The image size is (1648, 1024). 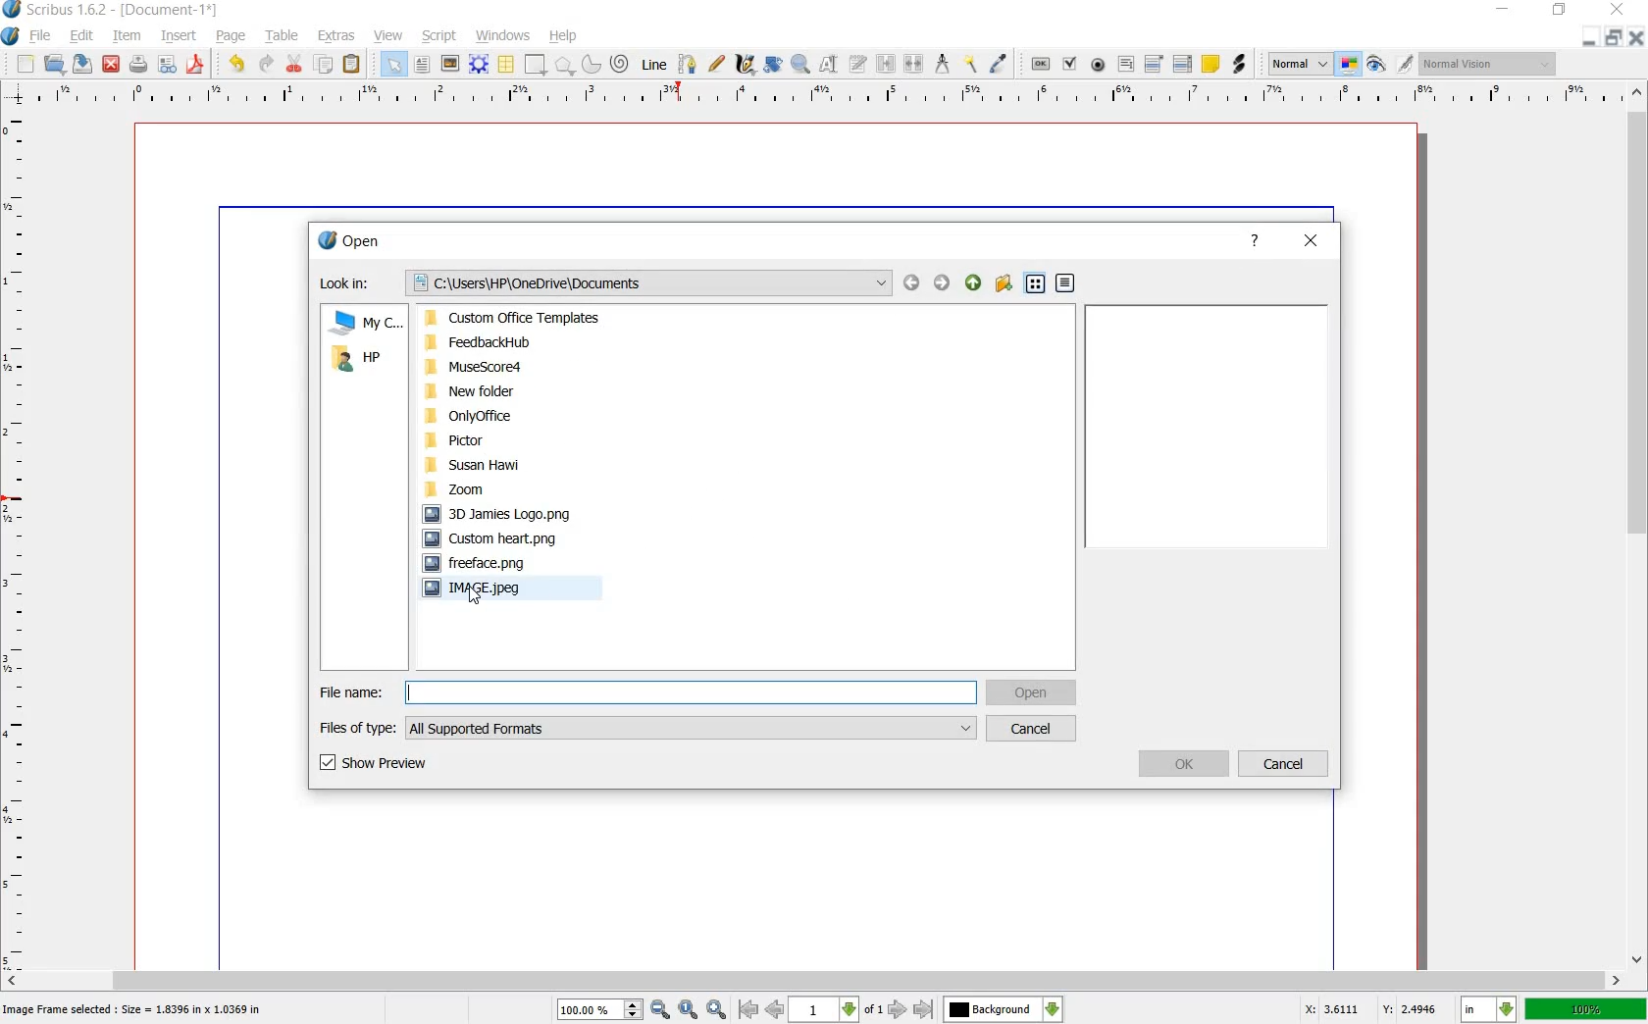 What do you see at coordinates (1100, 65) in the screenshot?
I see `pdf radio button` at bounding box center [1100, 65].